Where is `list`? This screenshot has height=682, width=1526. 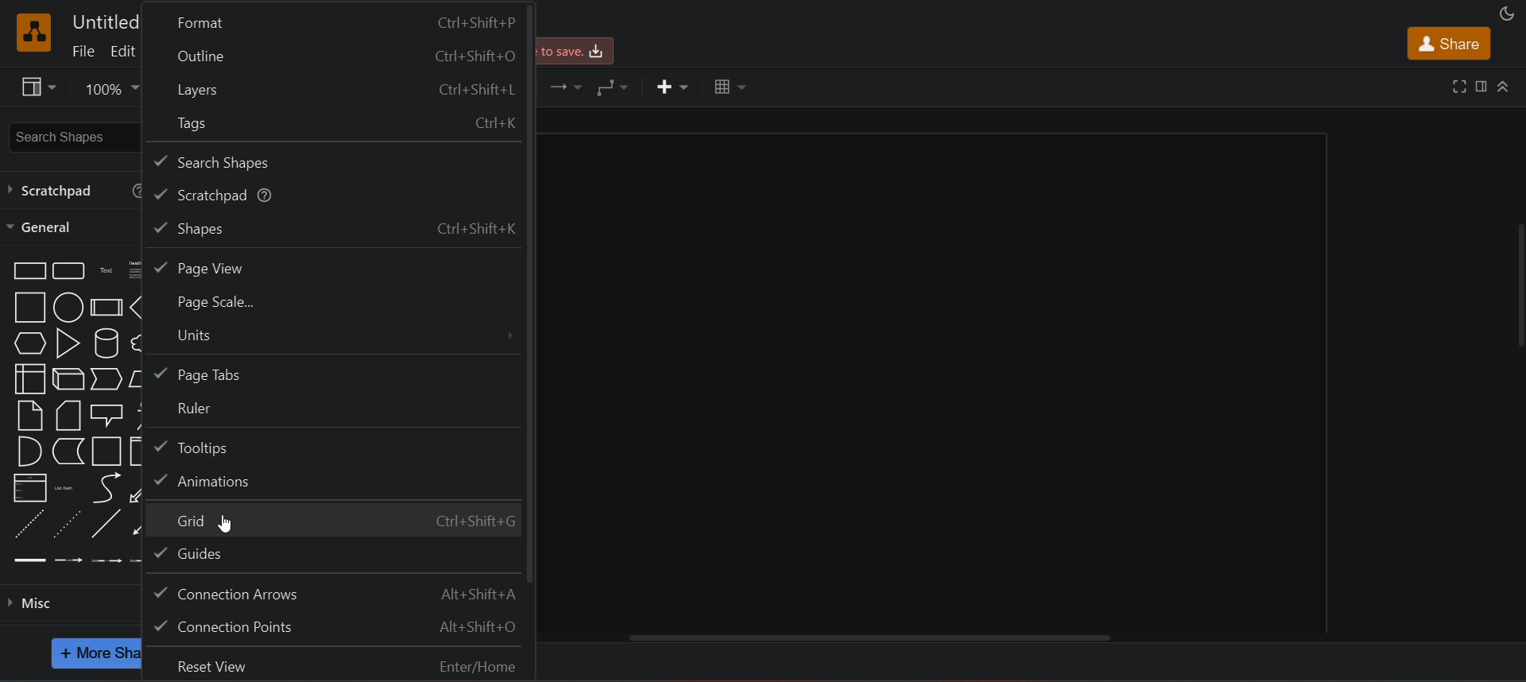
list is located at coordinates (29, 487).